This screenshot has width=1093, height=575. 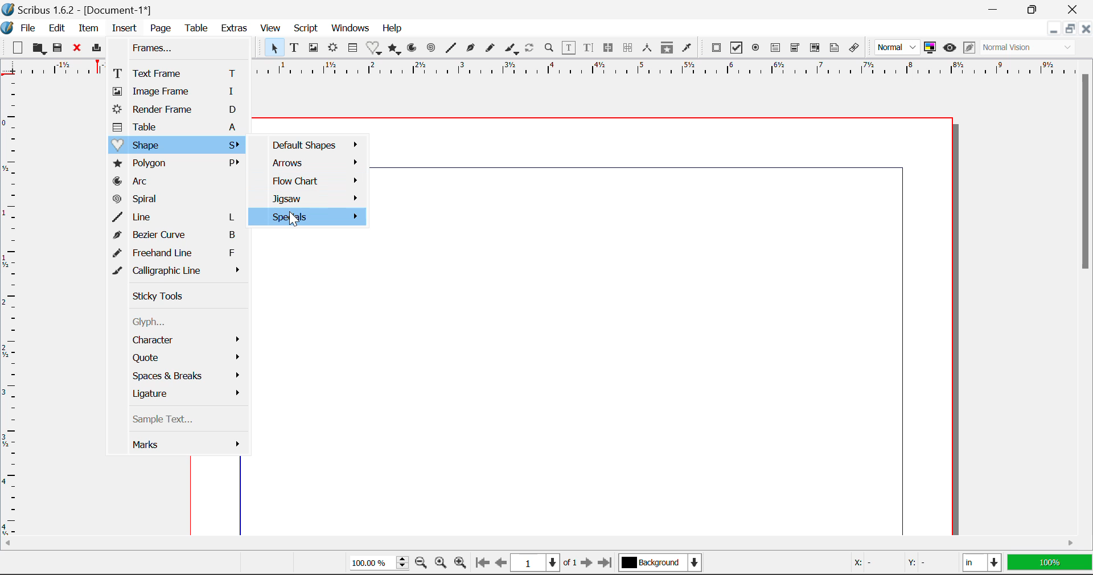 What do you see at coordinates (182, 421) in the screenshot?
I see `Sample Text` at bounding box center [182, 421].